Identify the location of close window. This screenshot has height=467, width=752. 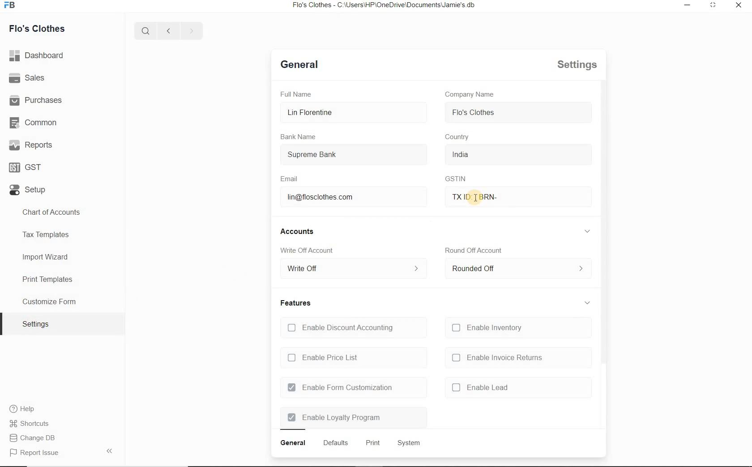
(737, 5).